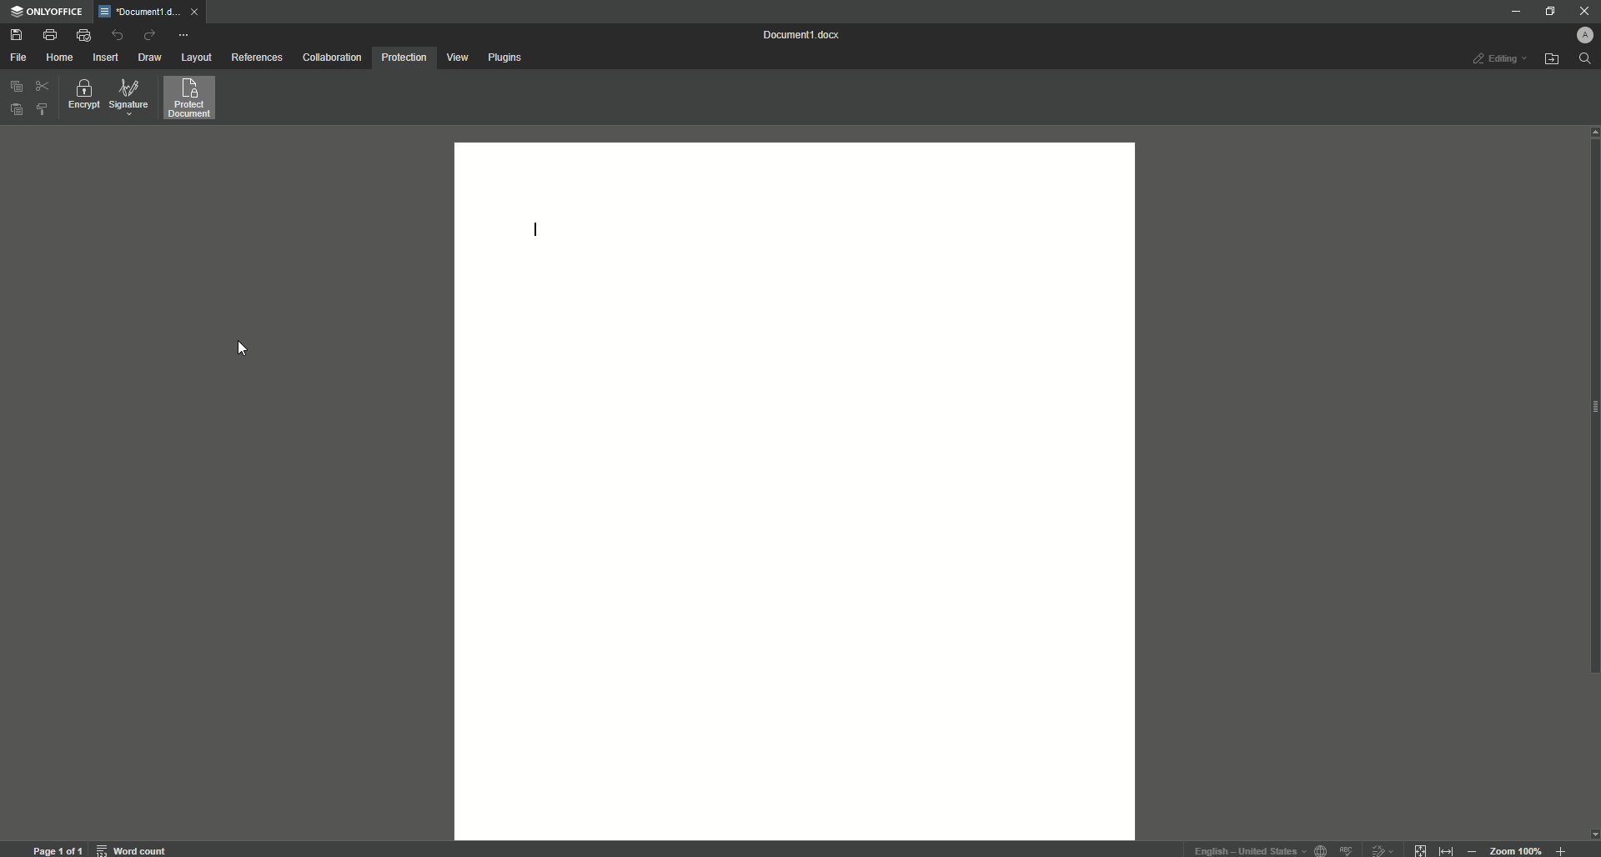 The image size is (1601, 857). I want to click on File, so click(21, 56).